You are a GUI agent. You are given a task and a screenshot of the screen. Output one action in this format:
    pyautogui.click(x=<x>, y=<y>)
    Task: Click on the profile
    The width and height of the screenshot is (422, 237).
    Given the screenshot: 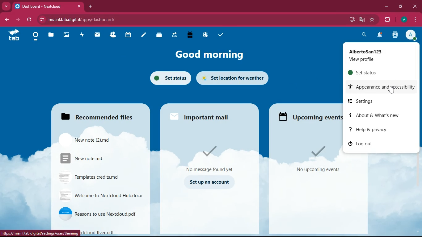 What is the action you would take?
    pyautogui.click(x=379, y=55)
    